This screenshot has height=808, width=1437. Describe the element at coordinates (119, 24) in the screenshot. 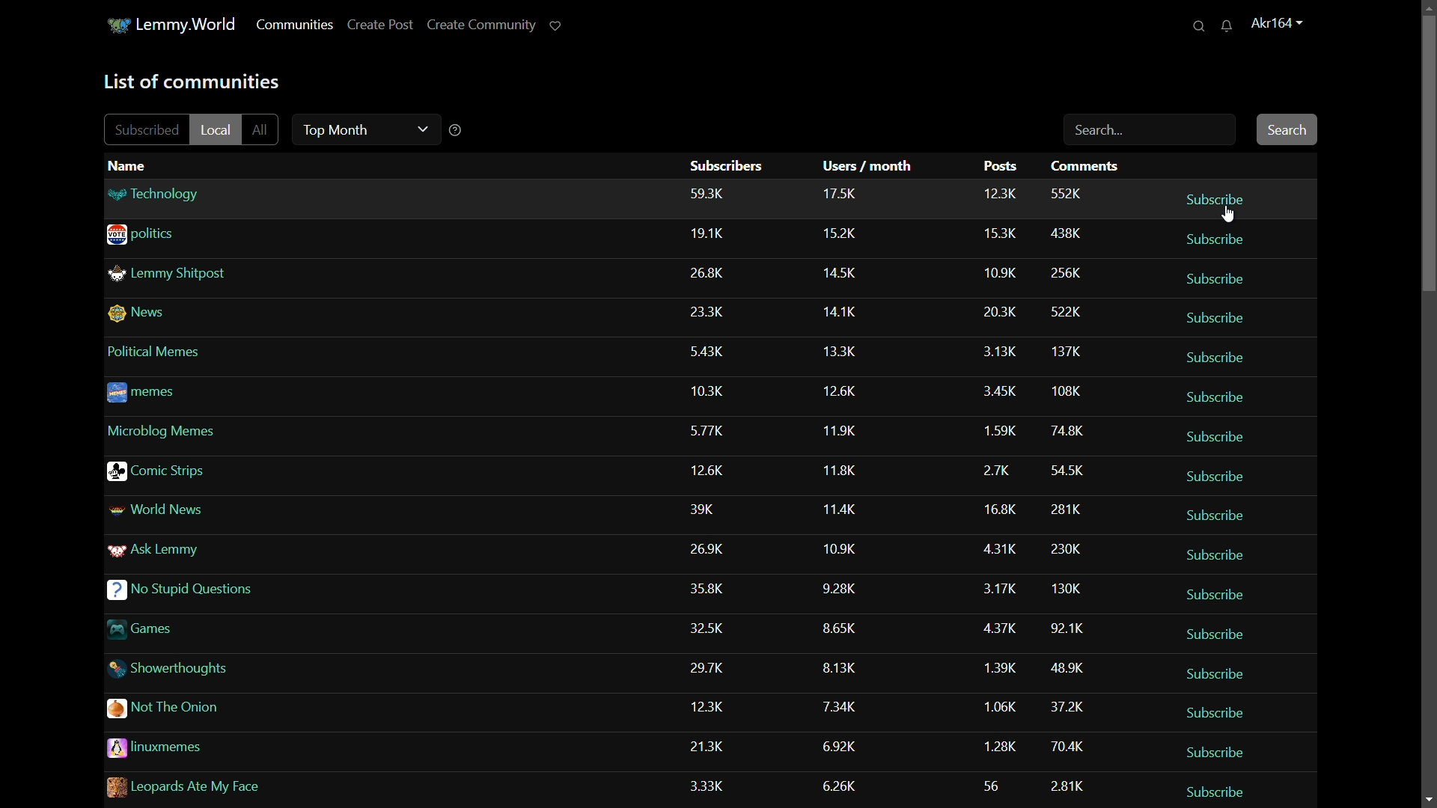

I see `app icon` at that location.